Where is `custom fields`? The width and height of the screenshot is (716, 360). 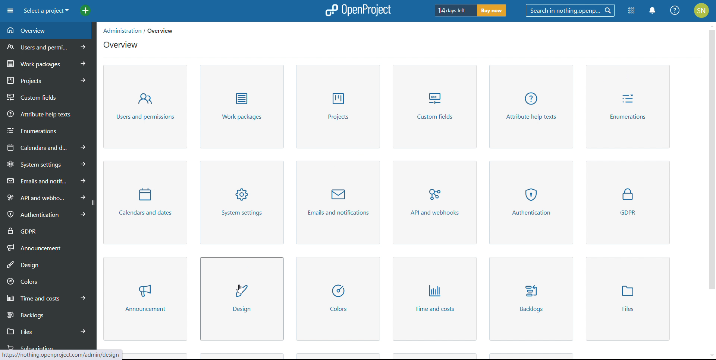 custom fields is located at coordinates (436, 106).